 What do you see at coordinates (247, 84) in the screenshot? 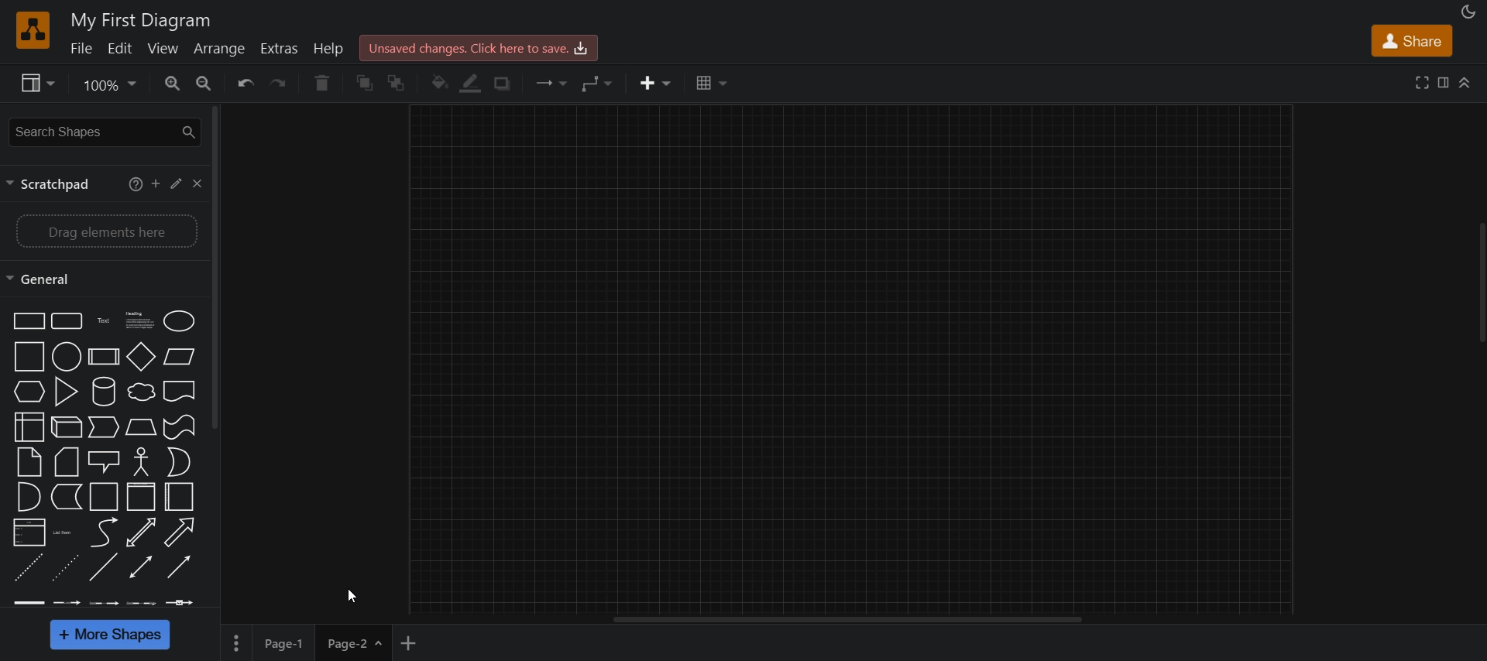
I see `undo ` at bounding box center [247, 84].